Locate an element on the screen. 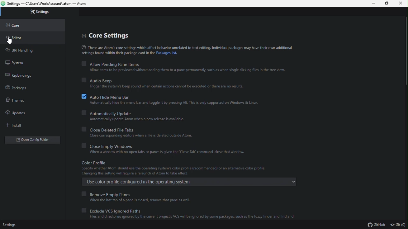 The height and width of the screenshot is (229, 408). ‘When the last tab of a pane 5 closed, remove that pane as well. is located at coordinates (139, 200).